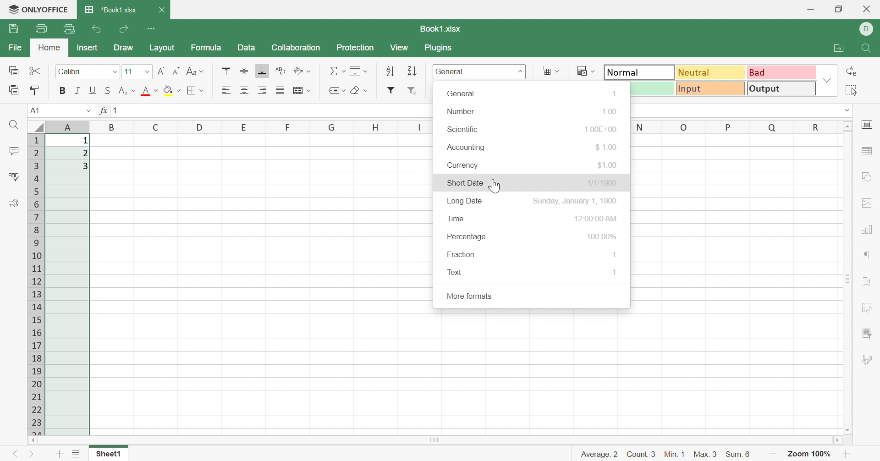 This screenshot has width=880, height=461. I want to click on Open file location, so click(837, 49).